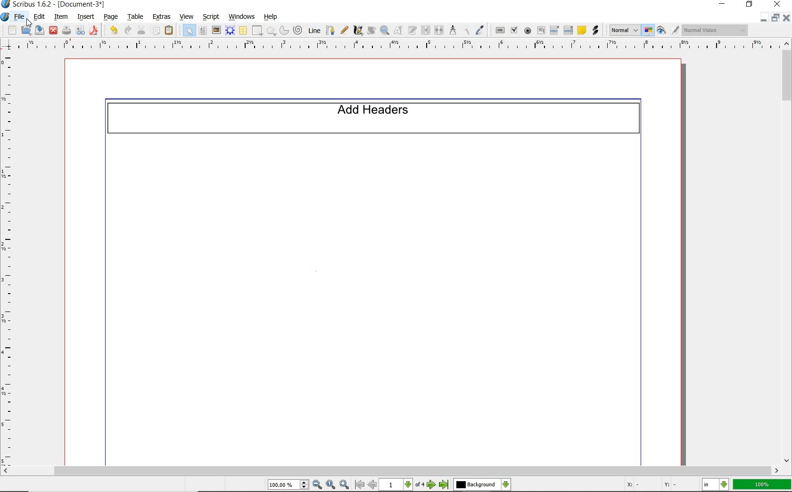 The width and height of the screenshot is (792, 492). I want to click on close, so click(787, 17).